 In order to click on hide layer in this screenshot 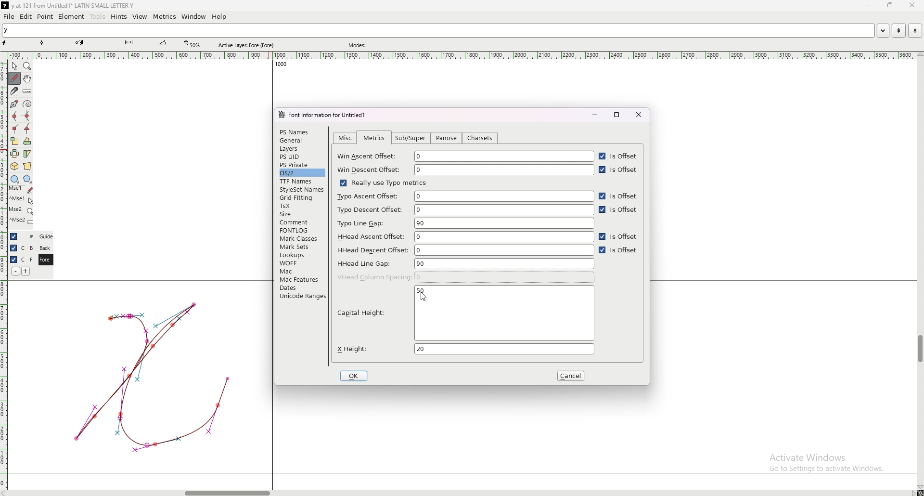, I will do `click(13, 260)`.